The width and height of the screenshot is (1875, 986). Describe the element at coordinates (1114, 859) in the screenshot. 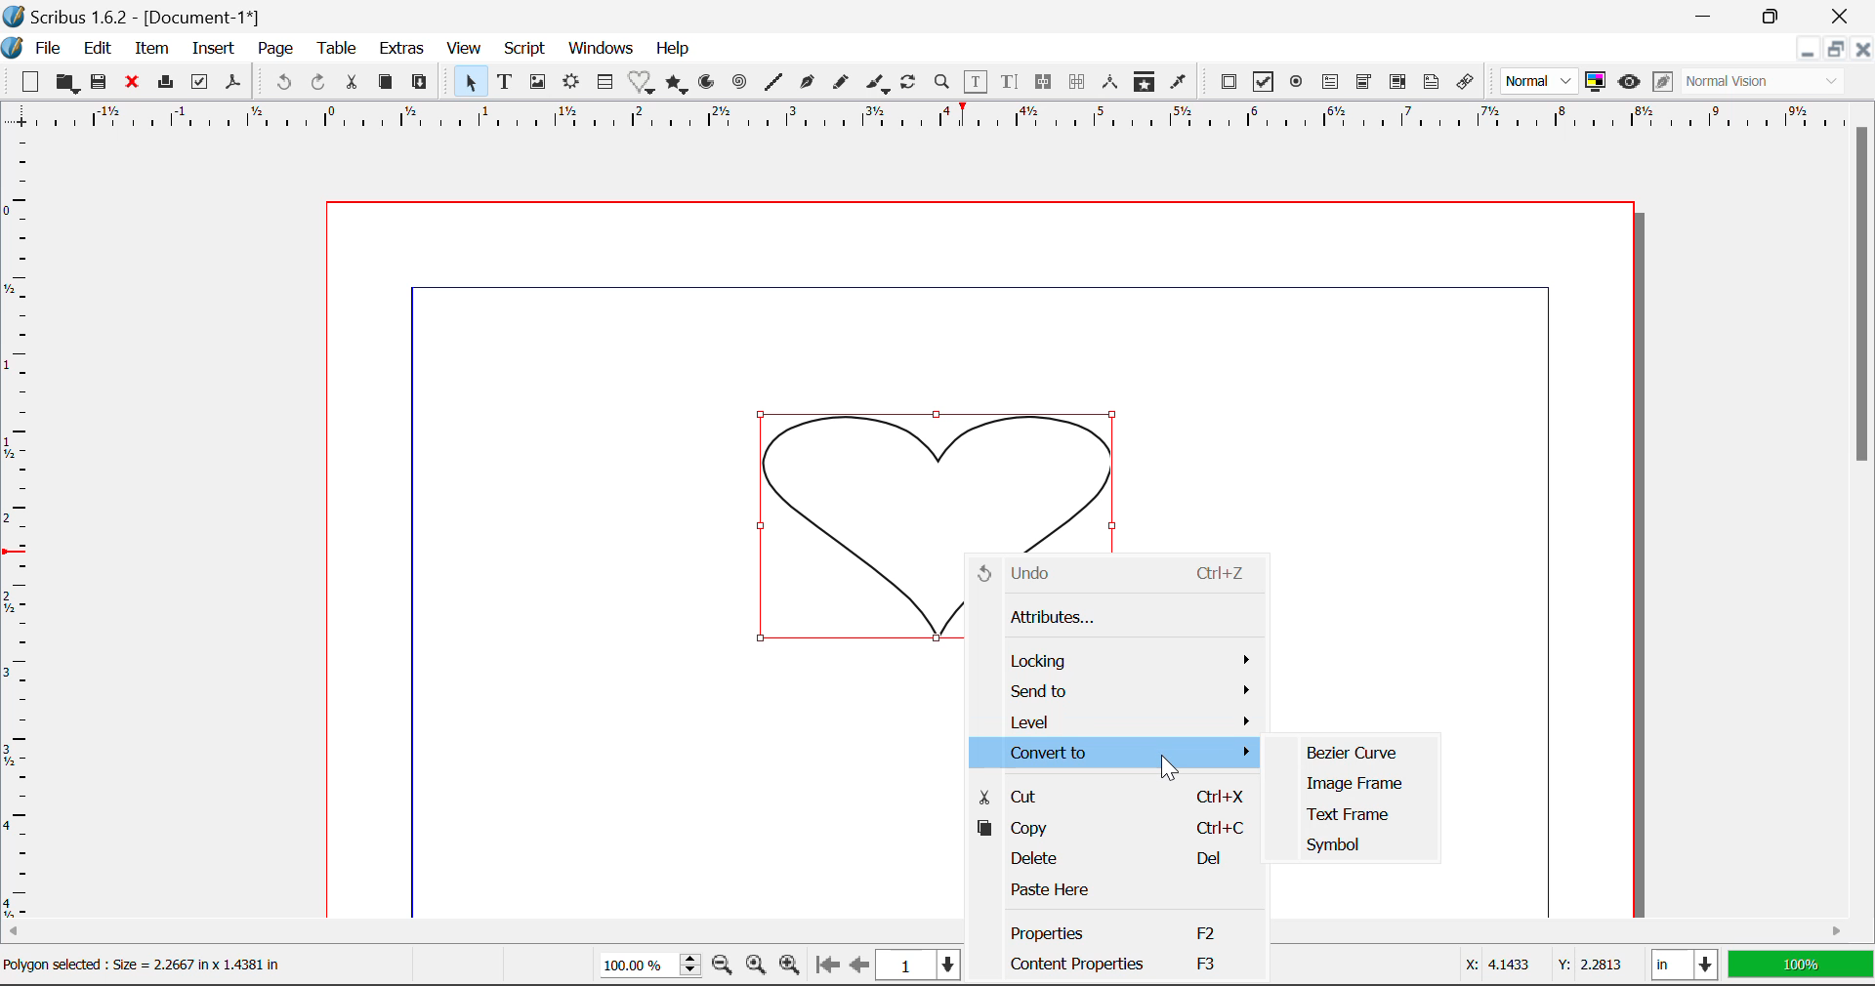

I see `Delete` at that location.